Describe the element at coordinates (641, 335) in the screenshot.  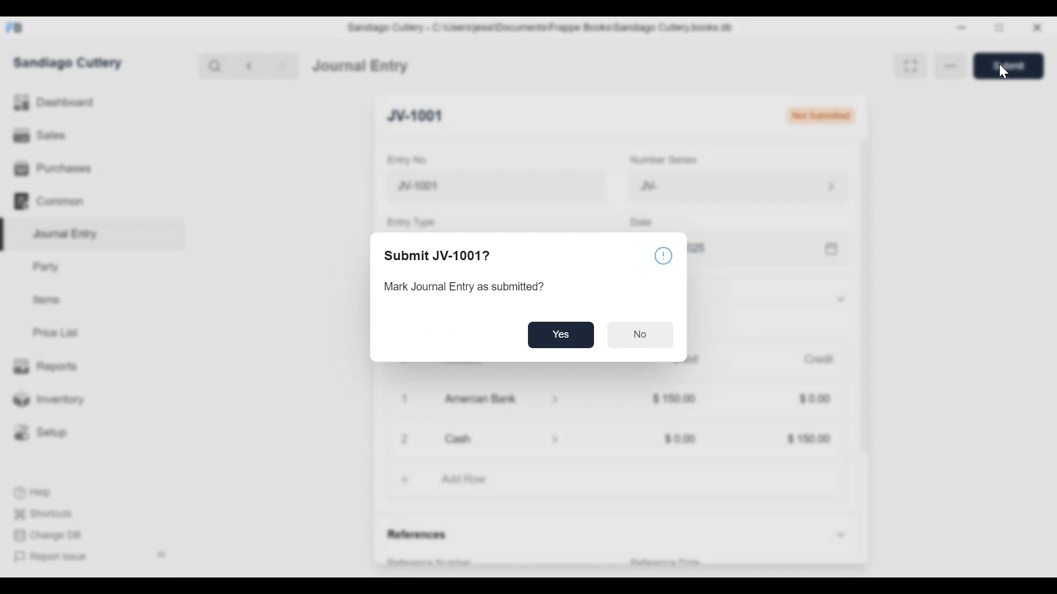
I see `No` at that location.